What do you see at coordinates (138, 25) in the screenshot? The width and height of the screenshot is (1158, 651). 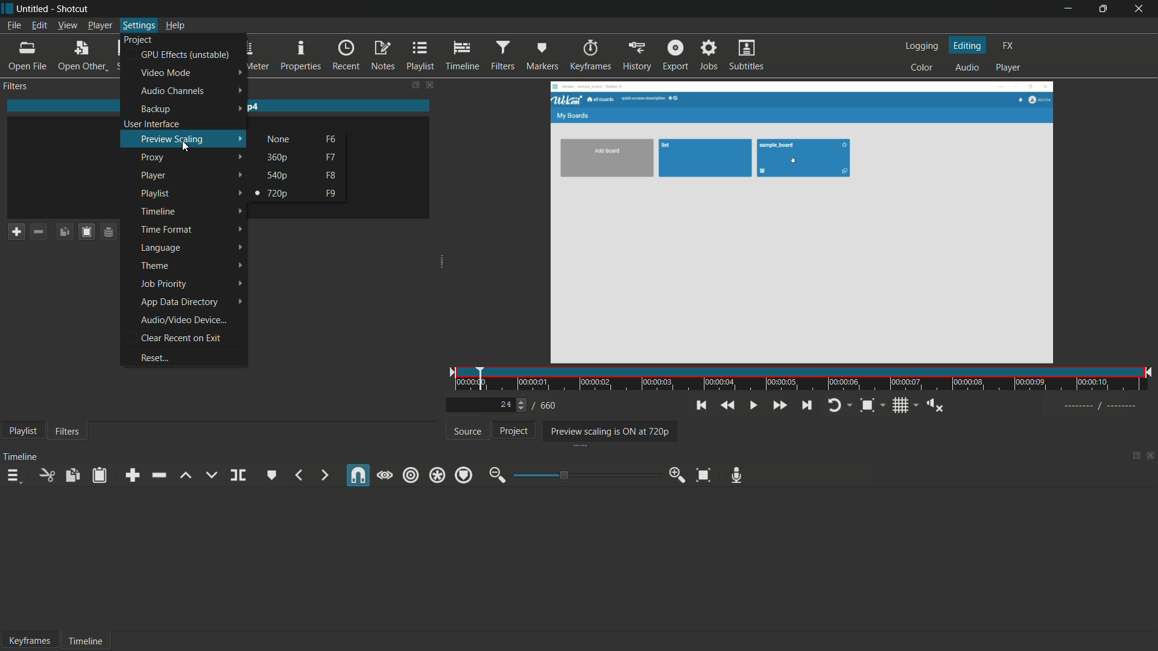 I see `settings menu` at bounding box center [138, 25].